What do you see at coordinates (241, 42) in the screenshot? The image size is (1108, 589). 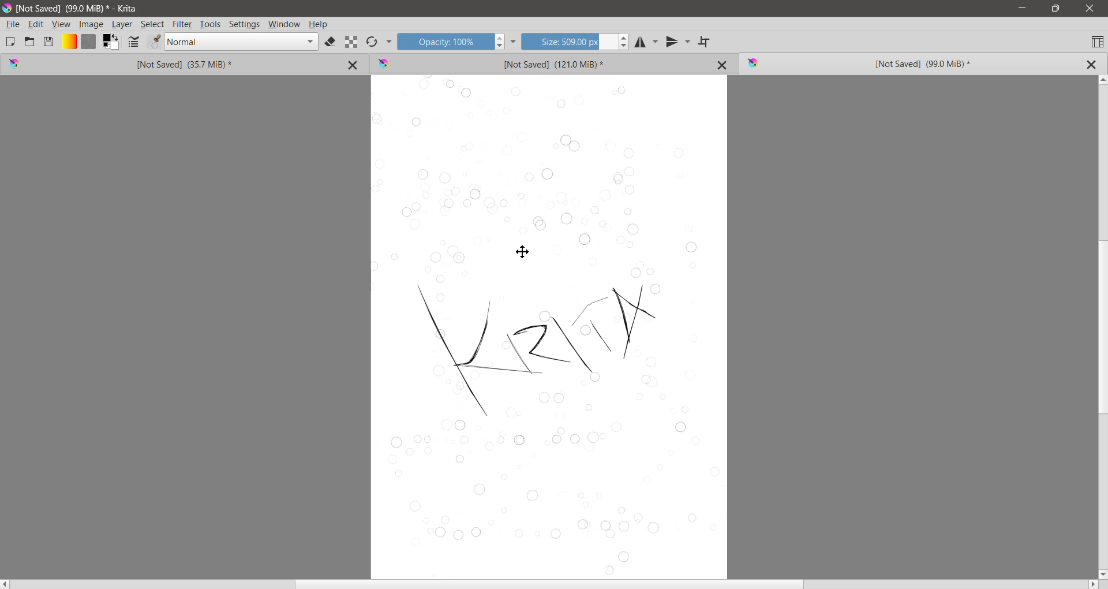 I see `Blending mode` at bounding box center [241, 42].